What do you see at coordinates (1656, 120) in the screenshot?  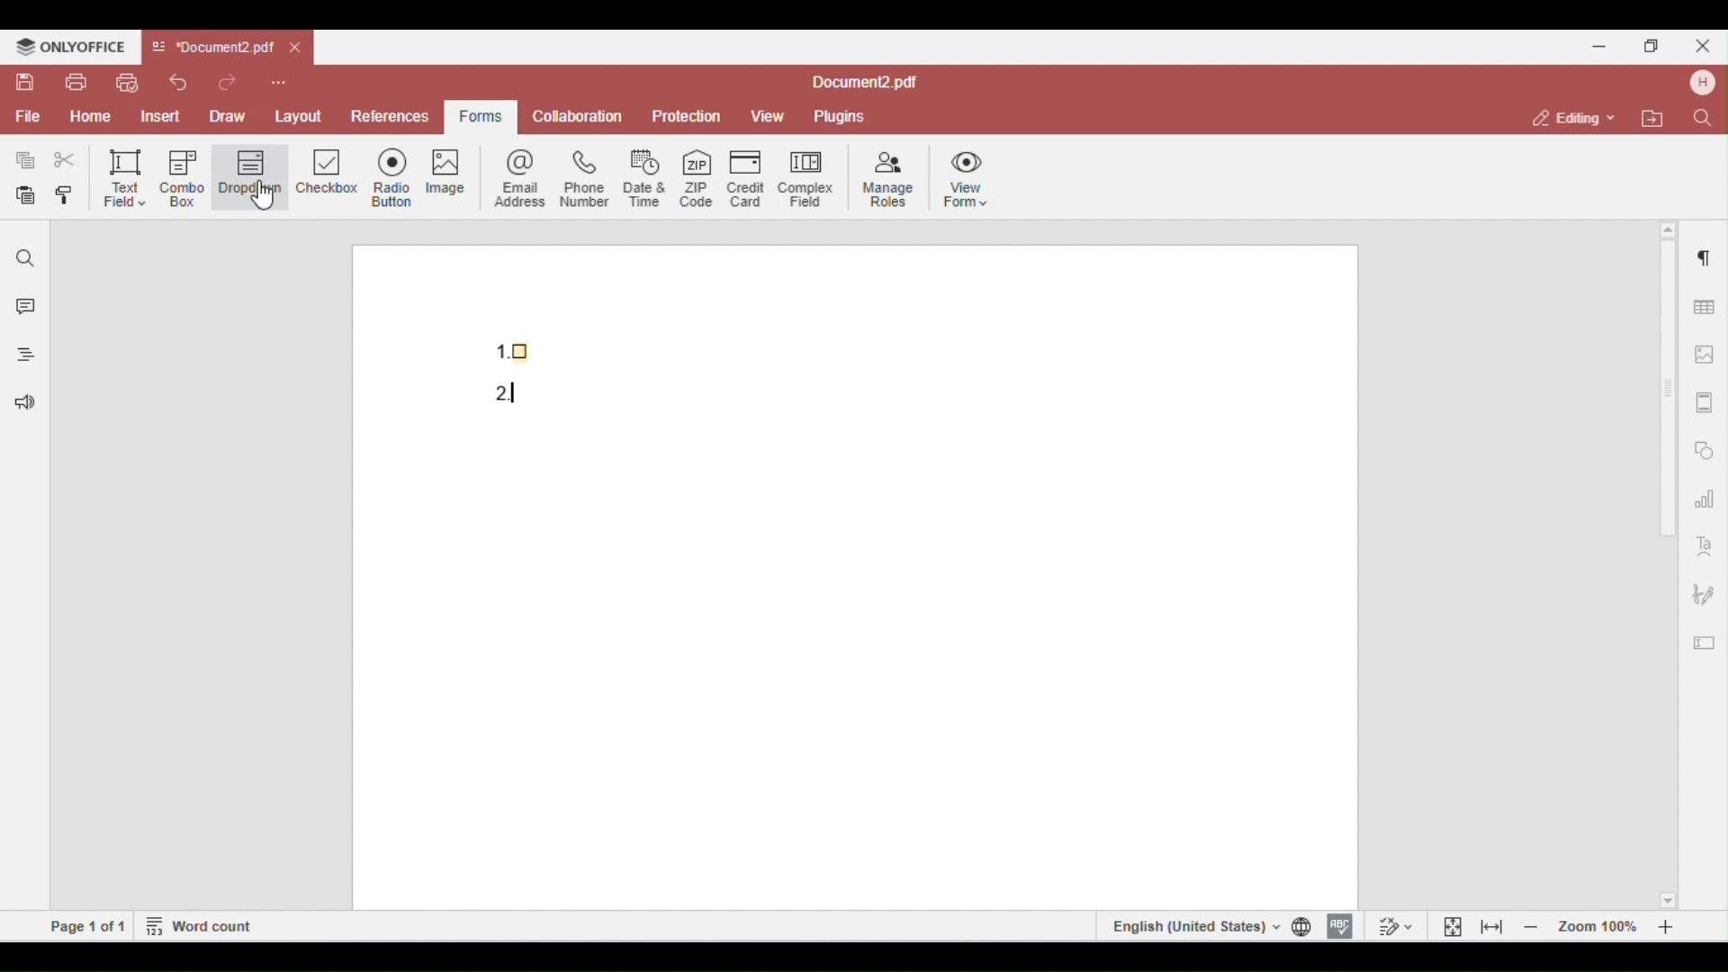 I see `open file location` at bounding box center [1656, 120].